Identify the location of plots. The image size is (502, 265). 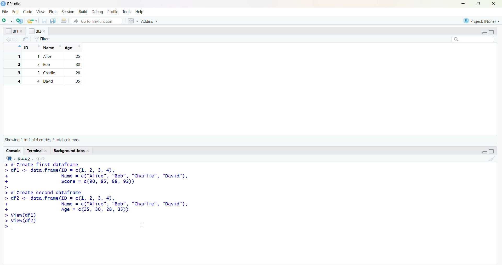
(54, 12).